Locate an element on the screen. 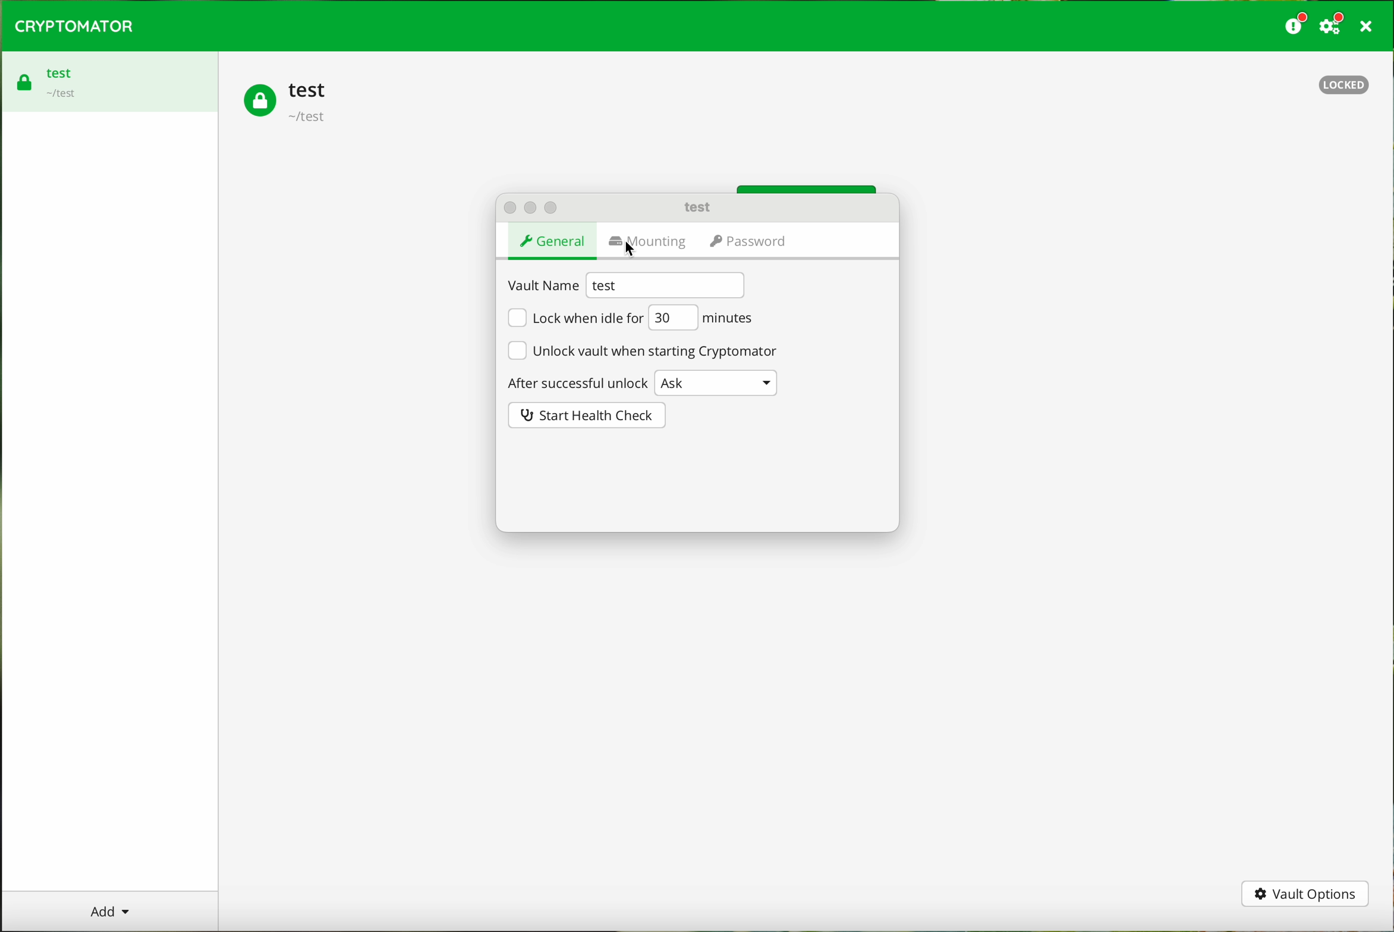  add button is located at coordinates (109, 911).